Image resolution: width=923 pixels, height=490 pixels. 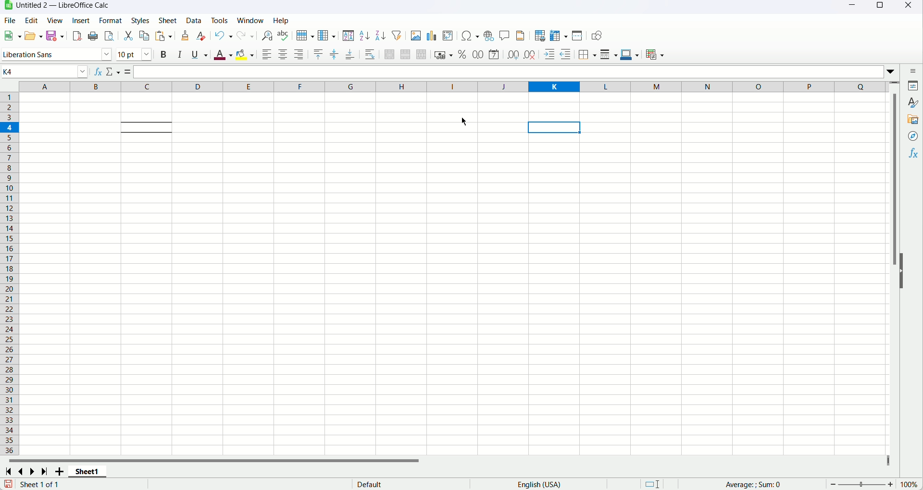 What do you see at coordinates (245, 56) in the screenshot?
I see `Background color` at bounding box center [245, 56].